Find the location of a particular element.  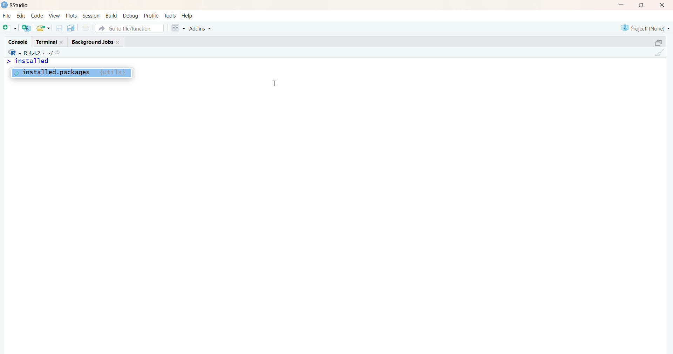

save all open documents is located at coordinates (71, 28).